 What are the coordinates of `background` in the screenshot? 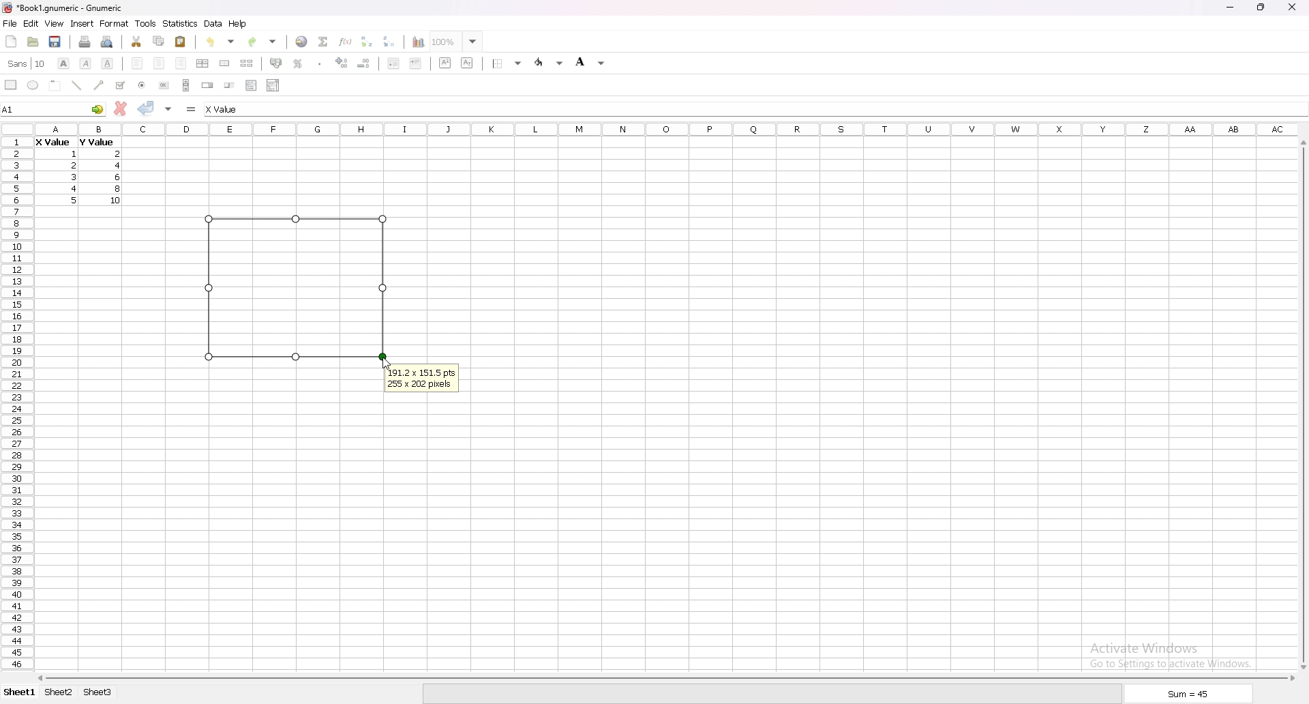 It's located at (590, 61).